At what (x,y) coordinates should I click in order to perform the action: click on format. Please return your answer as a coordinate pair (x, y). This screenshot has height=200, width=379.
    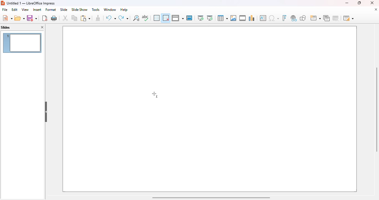
    Looking at the image, I should click on (51, 9).